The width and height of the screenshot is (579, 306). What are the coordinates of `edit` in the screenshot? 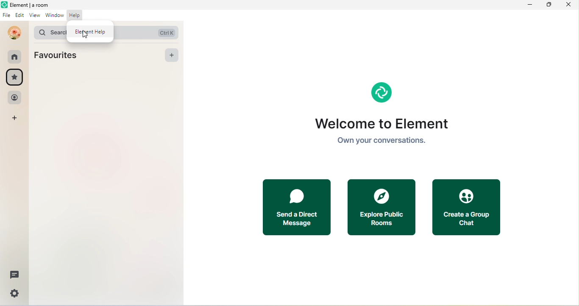 It's located at (20, 15).